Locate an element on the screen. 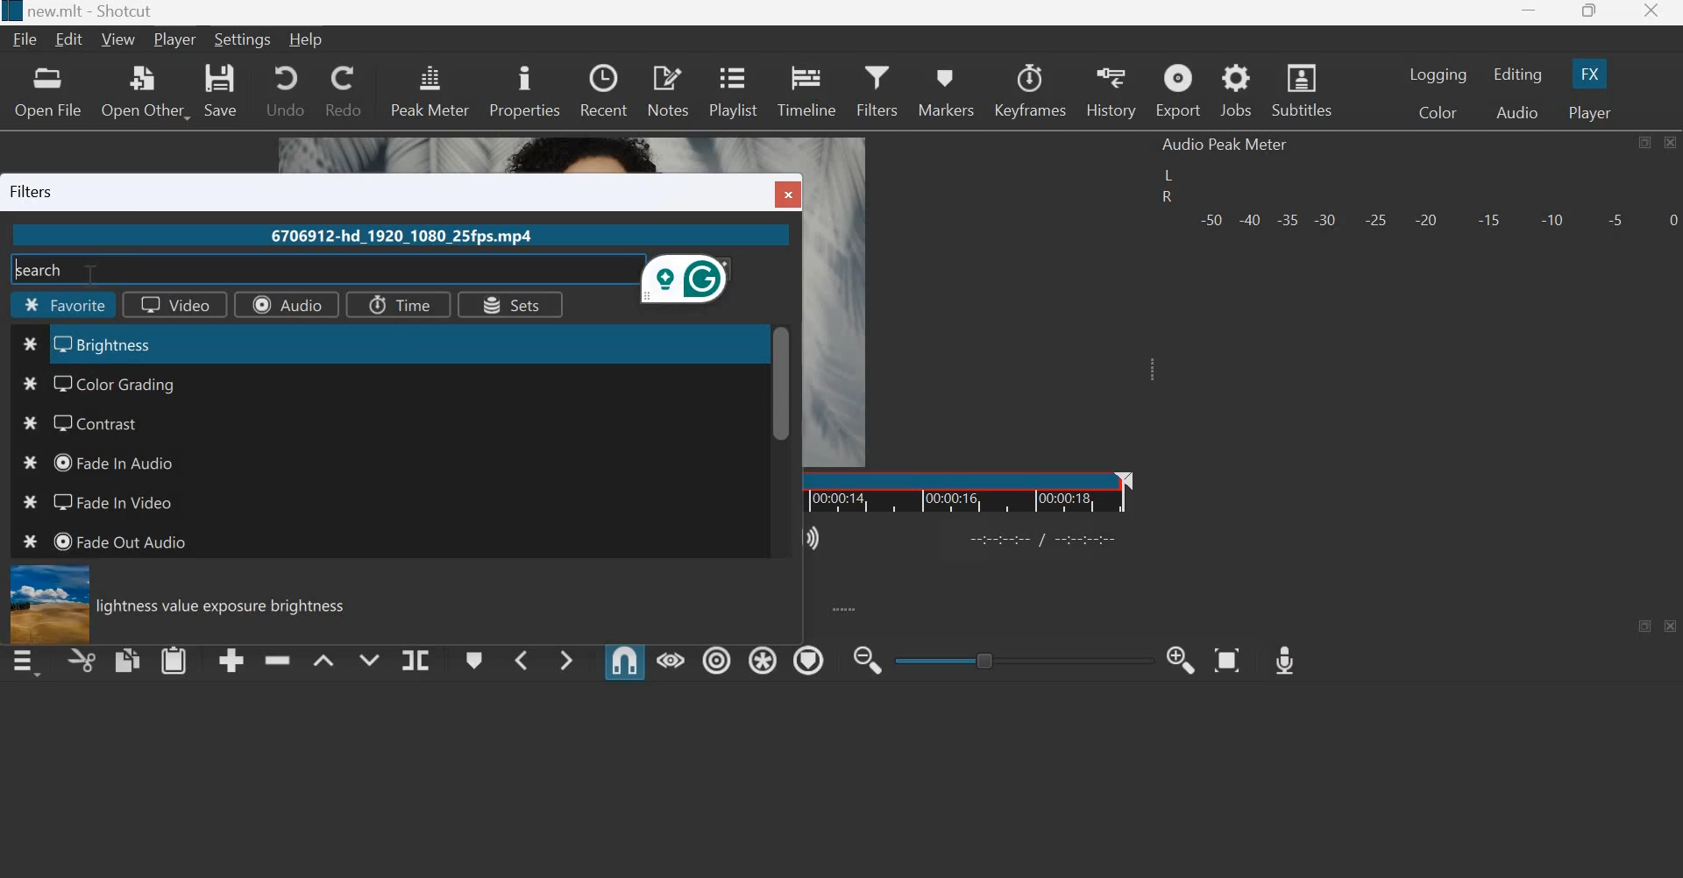   is located at coordinates (46, 604).